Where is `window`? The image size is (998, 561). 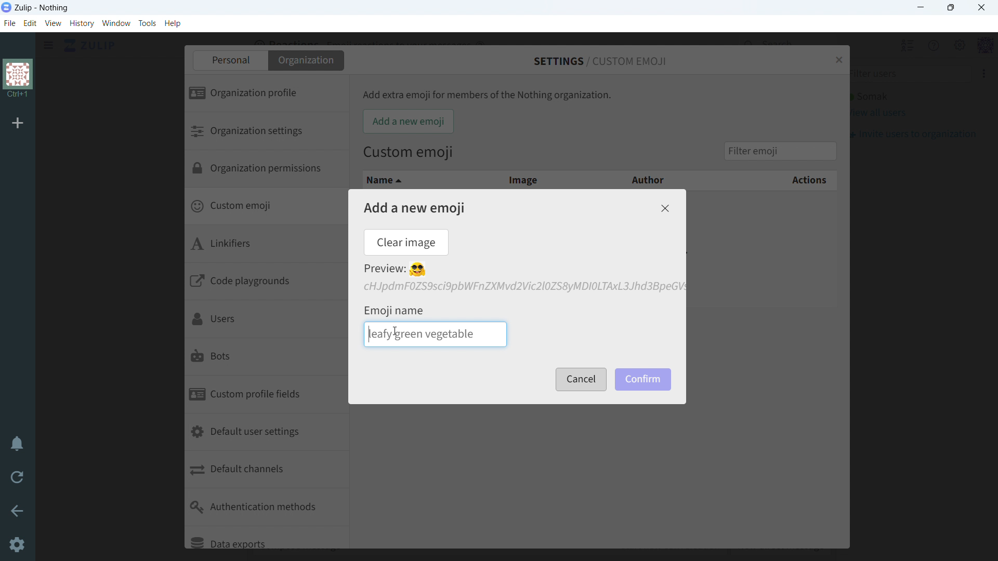 window is located at coordinates (116, 23).